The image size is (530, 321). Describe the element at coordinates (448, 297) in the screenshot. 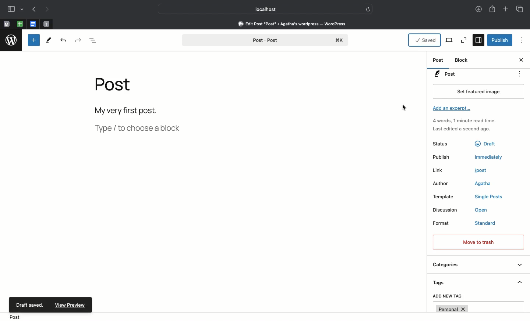

I see `Add new tag` at that location.